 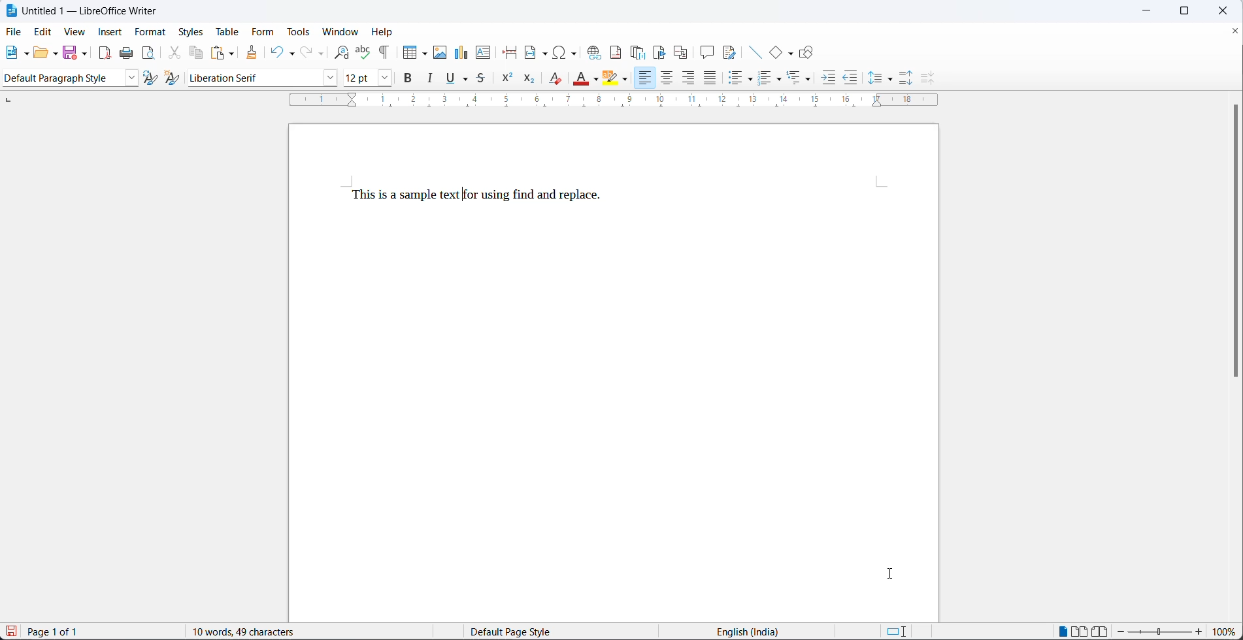 I want to click on maximize, so click(x=1194, y=12).